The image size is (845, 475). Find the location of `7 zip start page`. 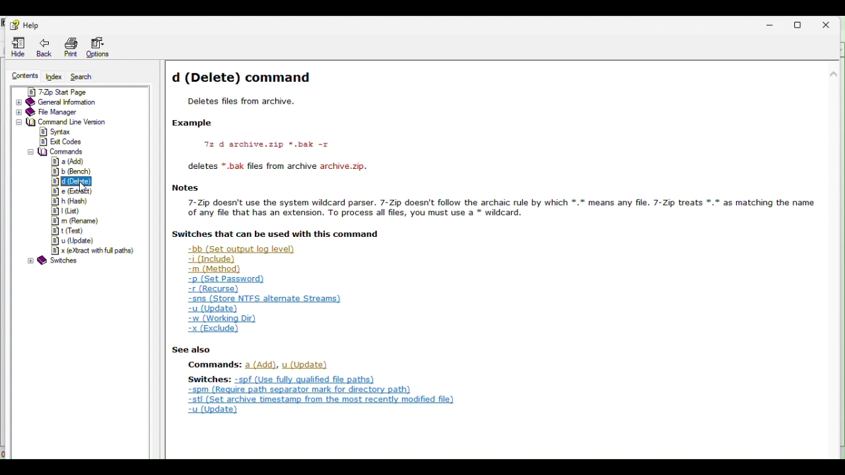

7 zip start page is located at coordinates (68, 90).